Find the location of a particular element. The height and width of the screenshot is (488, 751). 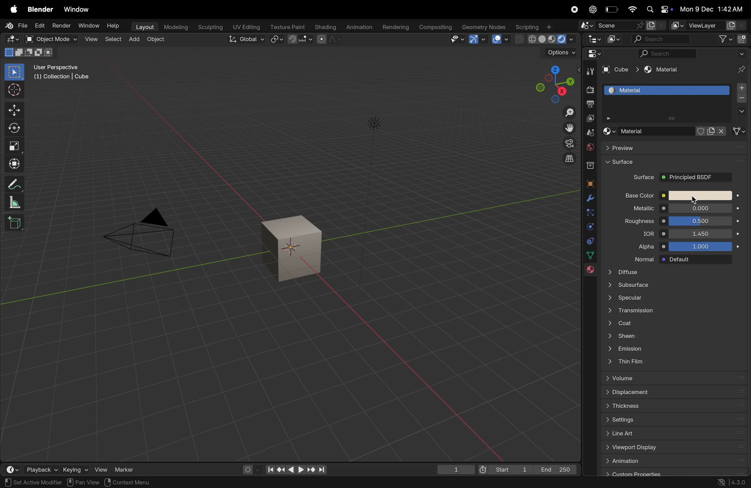

move view is located at coordinates (570, 128).